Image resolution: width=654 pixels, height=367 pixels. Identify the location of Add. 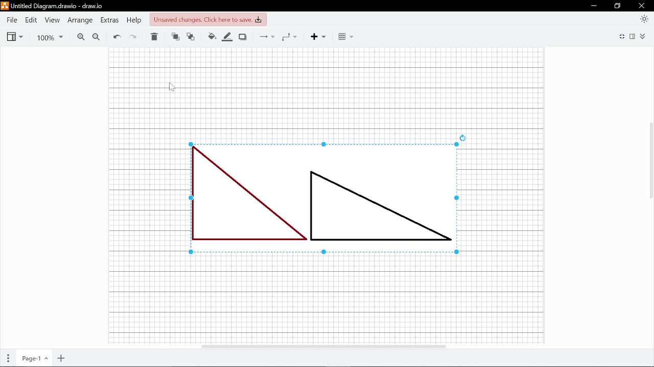
(316, 36).